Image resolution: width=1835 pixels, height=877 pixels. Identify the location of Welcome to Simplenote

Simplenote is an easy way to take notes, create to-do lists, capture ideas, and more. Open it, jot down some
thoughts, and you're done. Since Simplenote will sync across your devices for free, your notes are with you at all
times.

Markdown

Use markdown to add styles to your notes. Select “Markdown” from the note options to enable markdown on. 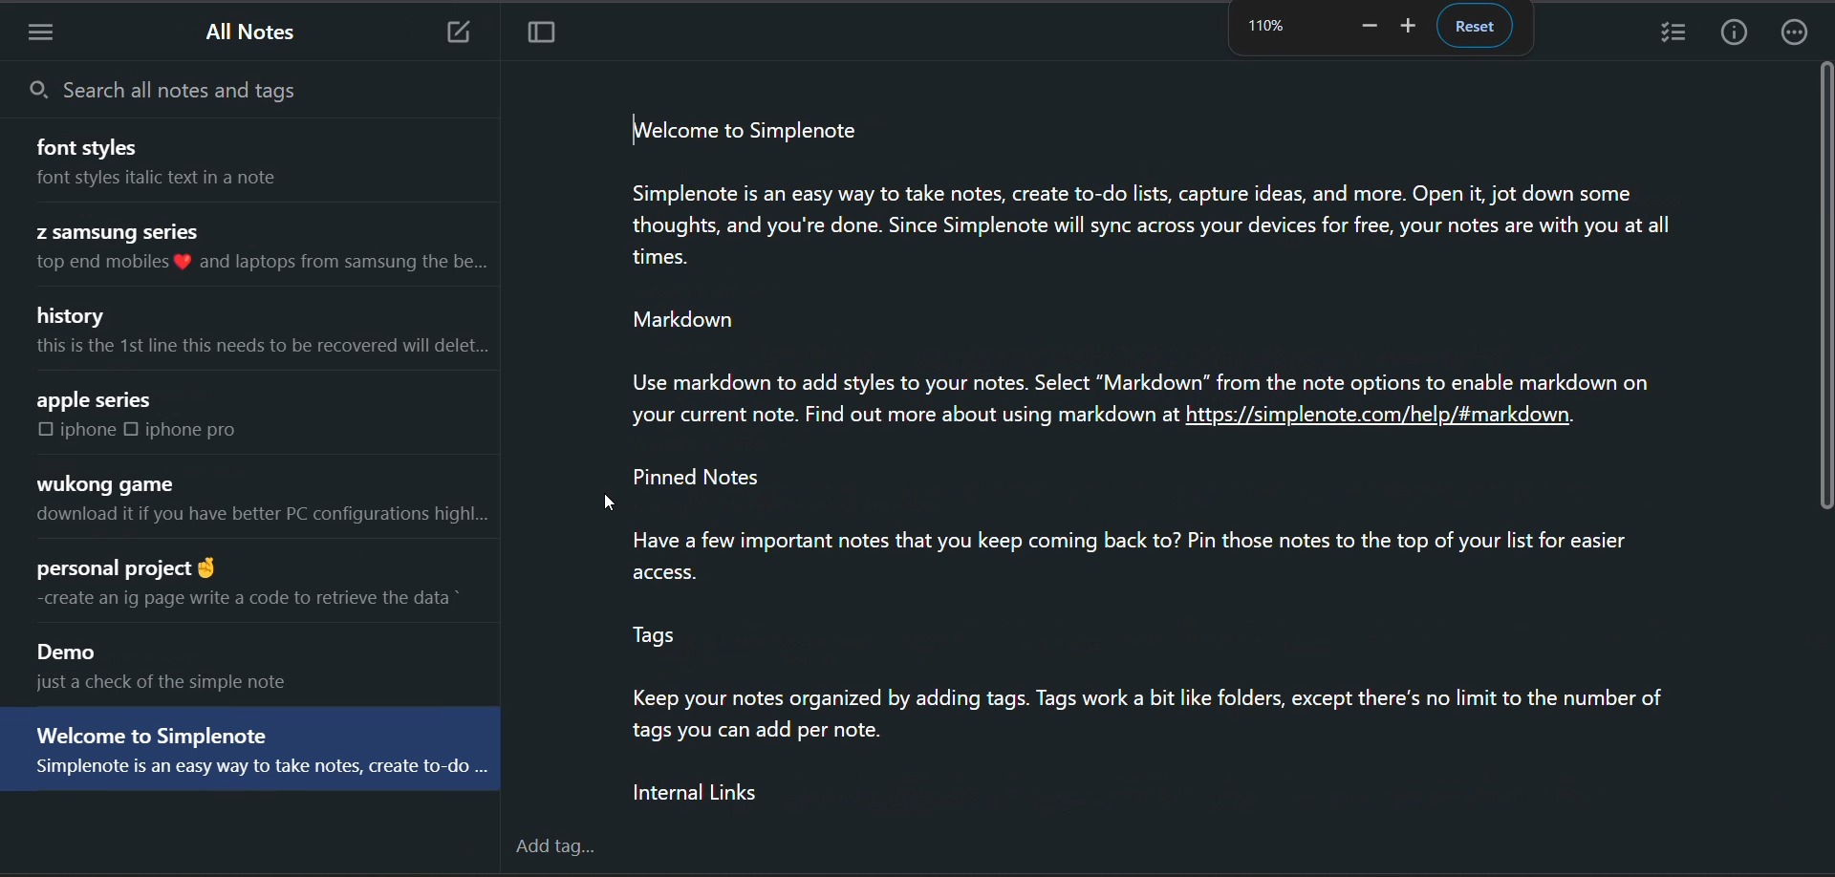
(1142, 248).